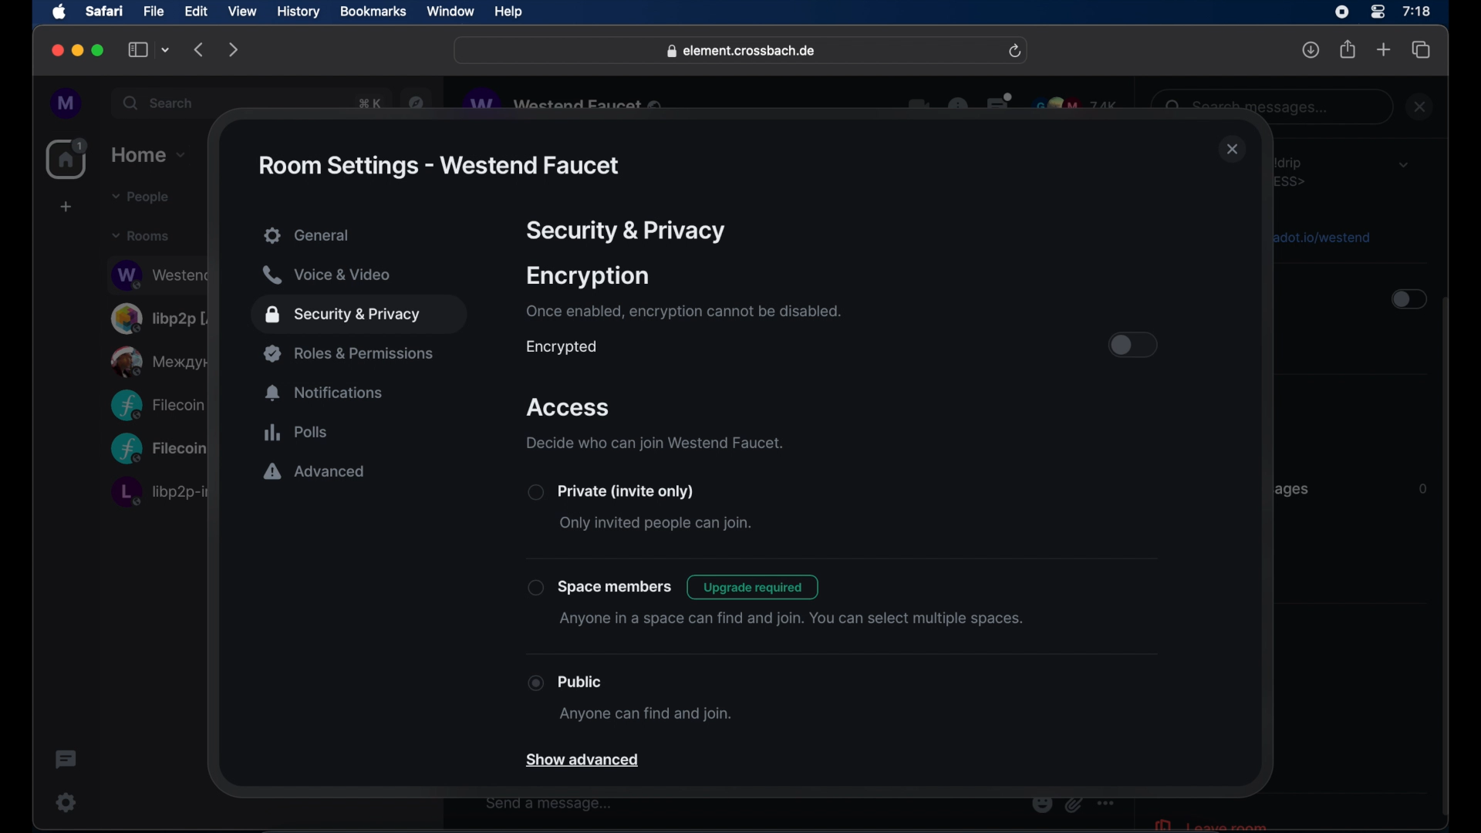 This screenshot has height=833, width=1481. What do you see at coordinates (754, 587) in the screenshot?
I see `upgrade required` at bounding box center [754, 587].